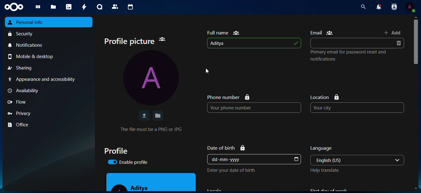 The width and height of the screenshot is (421, 193). Describe the element at coordinates (49, 68) in the screenshot. I see `sharing` at that location.